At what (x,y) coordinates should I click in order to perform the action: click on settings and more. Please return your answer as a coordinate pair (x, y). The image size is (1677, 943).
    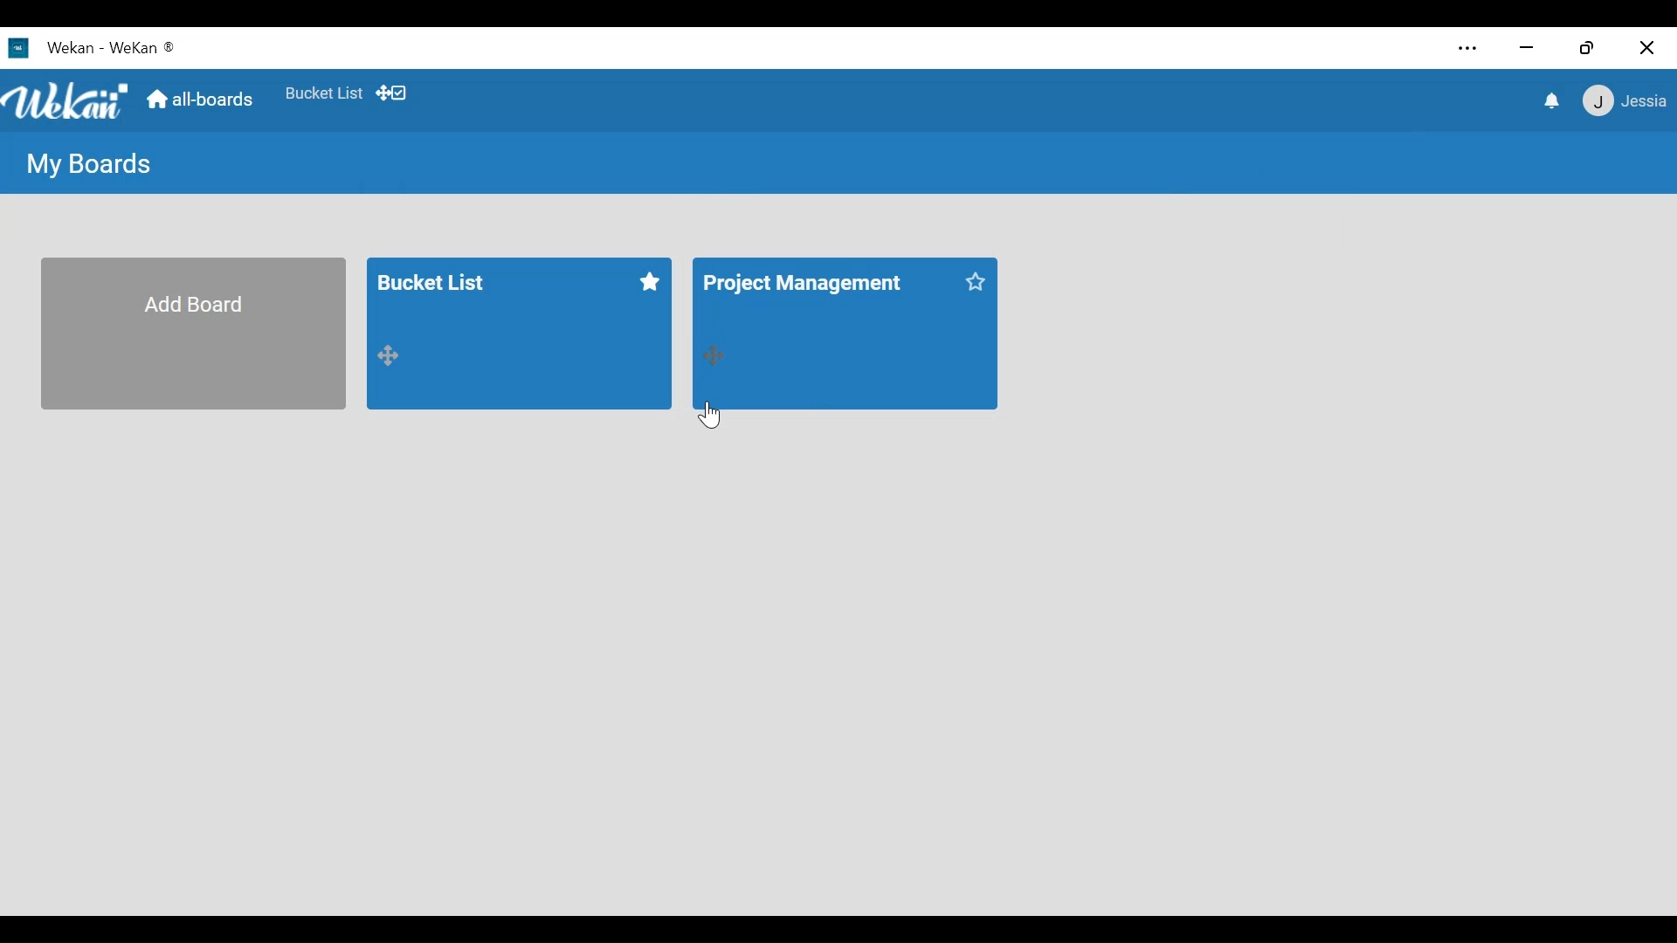
    Looking at the image, I should click on (1467, 48).